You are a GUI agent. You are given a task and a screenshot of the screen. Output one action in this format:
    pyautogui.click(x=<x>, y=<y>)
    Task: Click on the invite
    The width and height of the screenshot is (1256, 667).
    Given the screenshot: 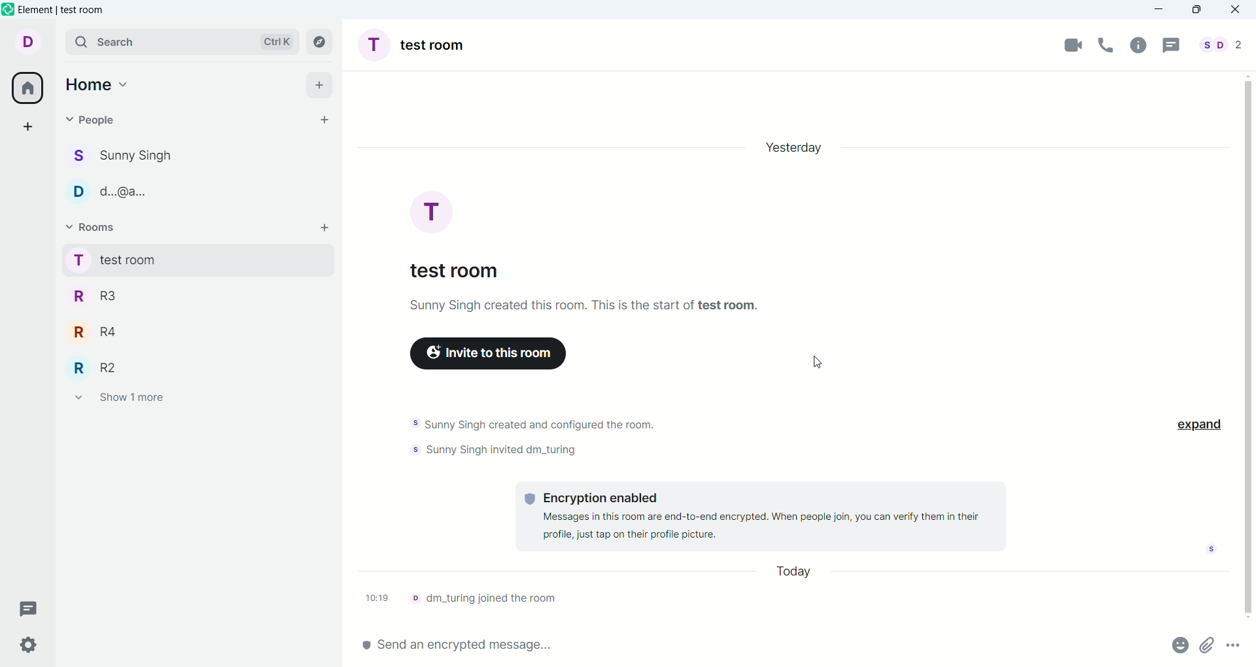 What is the action you would take?
    pyautogui.click(x=92, y=120)
    